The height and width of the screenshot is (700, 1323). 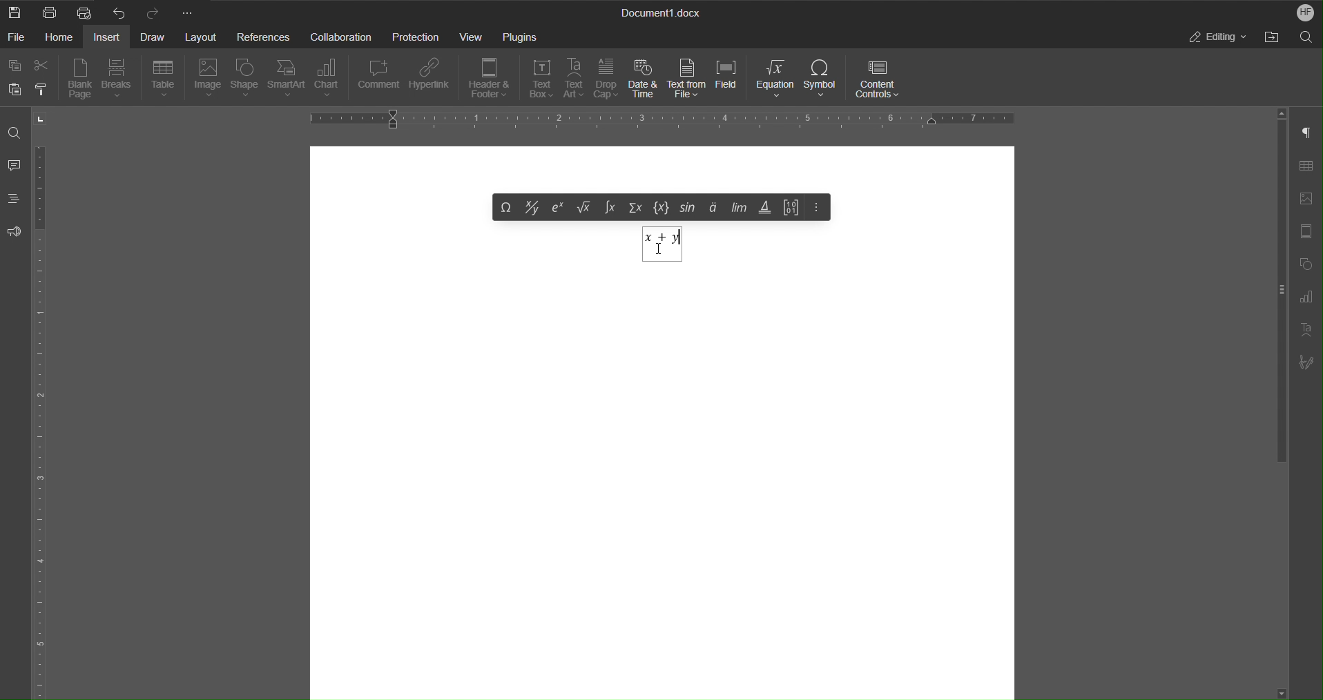 I want to click on Header & Footer, so click(x=490, y=79).